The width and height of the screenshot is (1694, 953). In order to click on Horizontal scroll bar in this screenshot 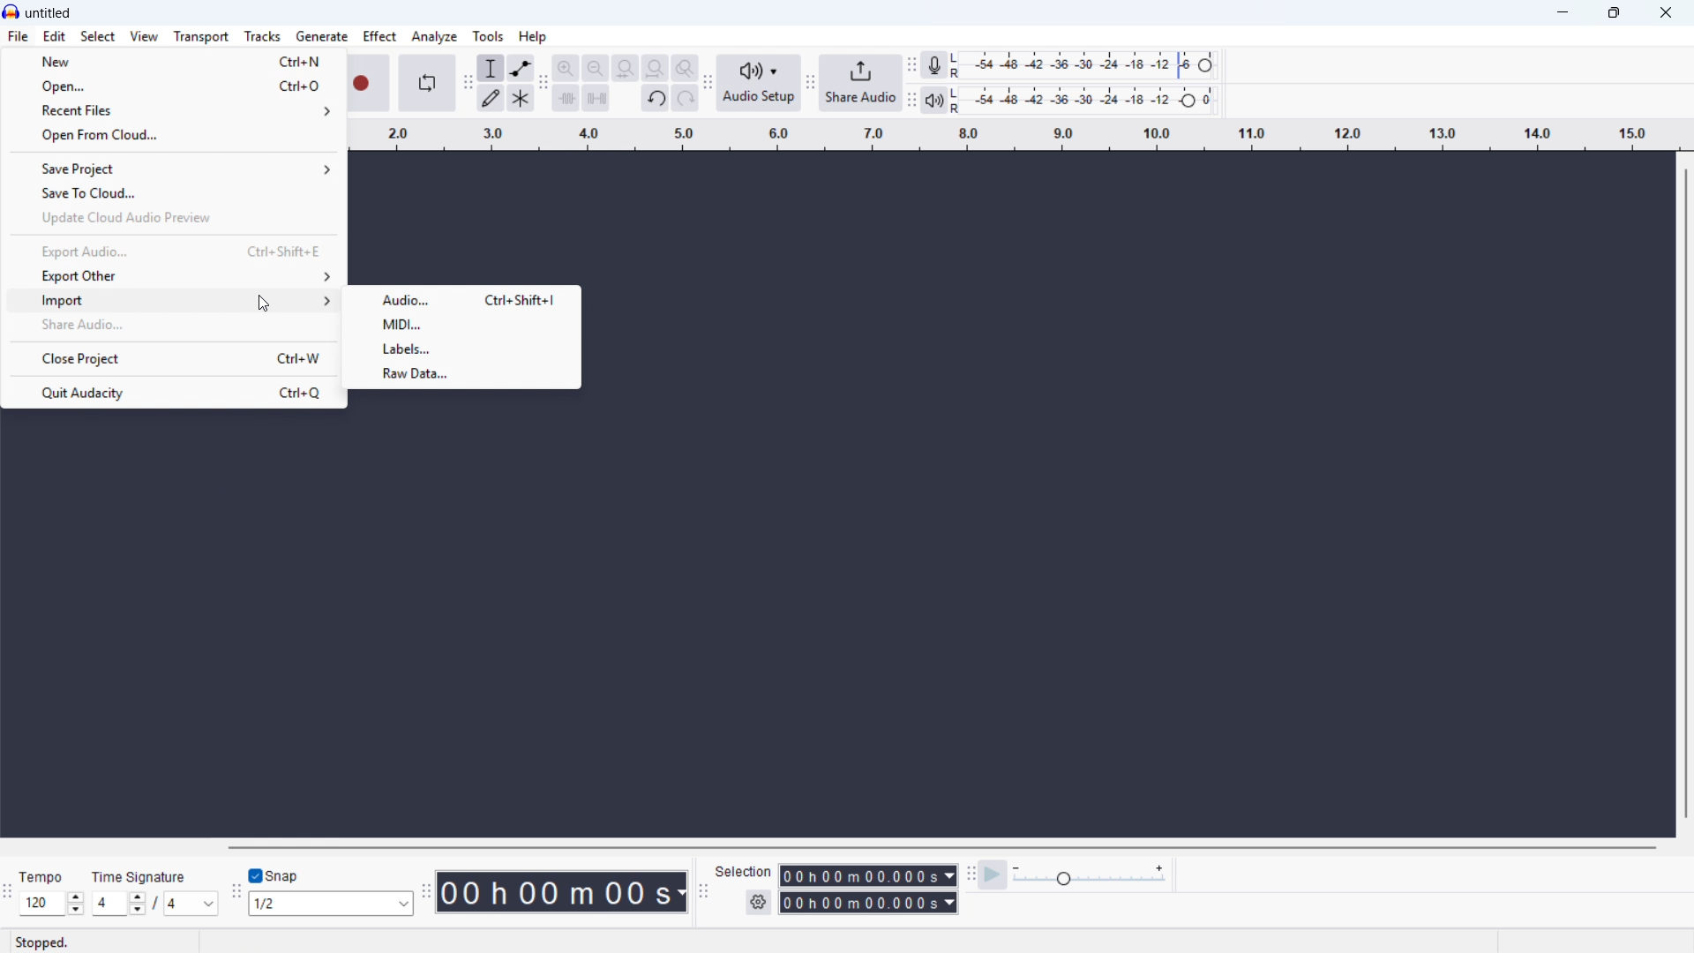, I will do `click(941, 848)`.